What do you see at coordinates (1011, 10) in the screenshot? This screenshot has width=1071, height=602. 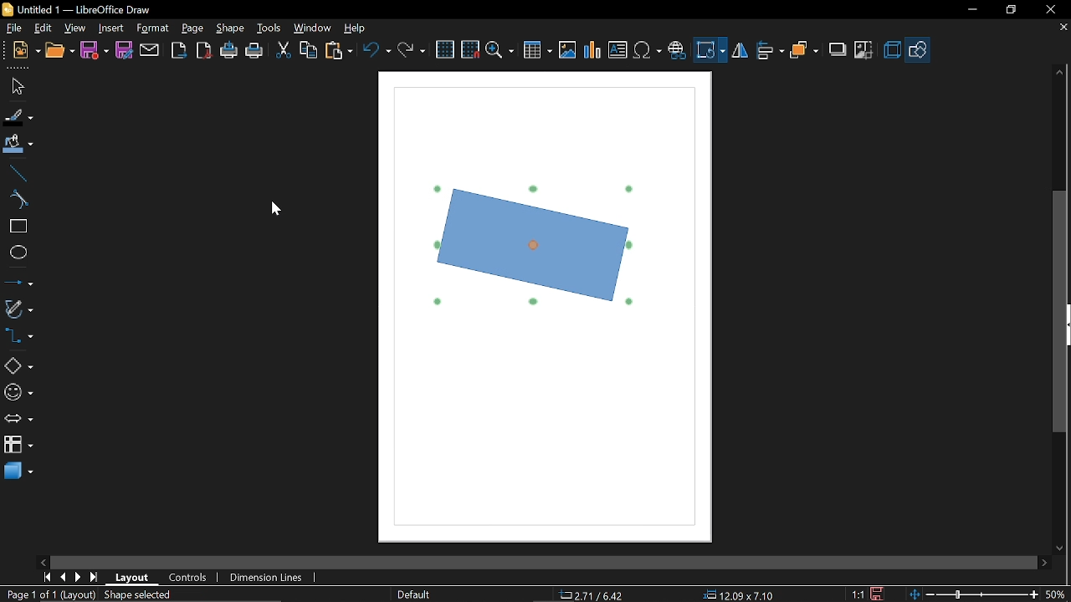 I see `restore down` at bounding box center [1011, 10].